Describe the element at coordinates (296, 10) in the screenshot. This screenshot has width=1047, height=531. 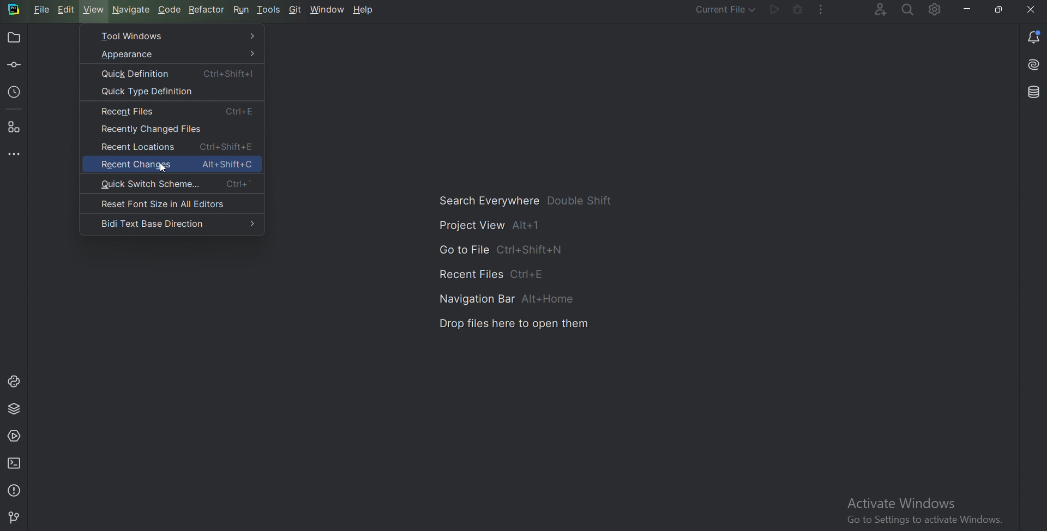
I see `Git` at that location.